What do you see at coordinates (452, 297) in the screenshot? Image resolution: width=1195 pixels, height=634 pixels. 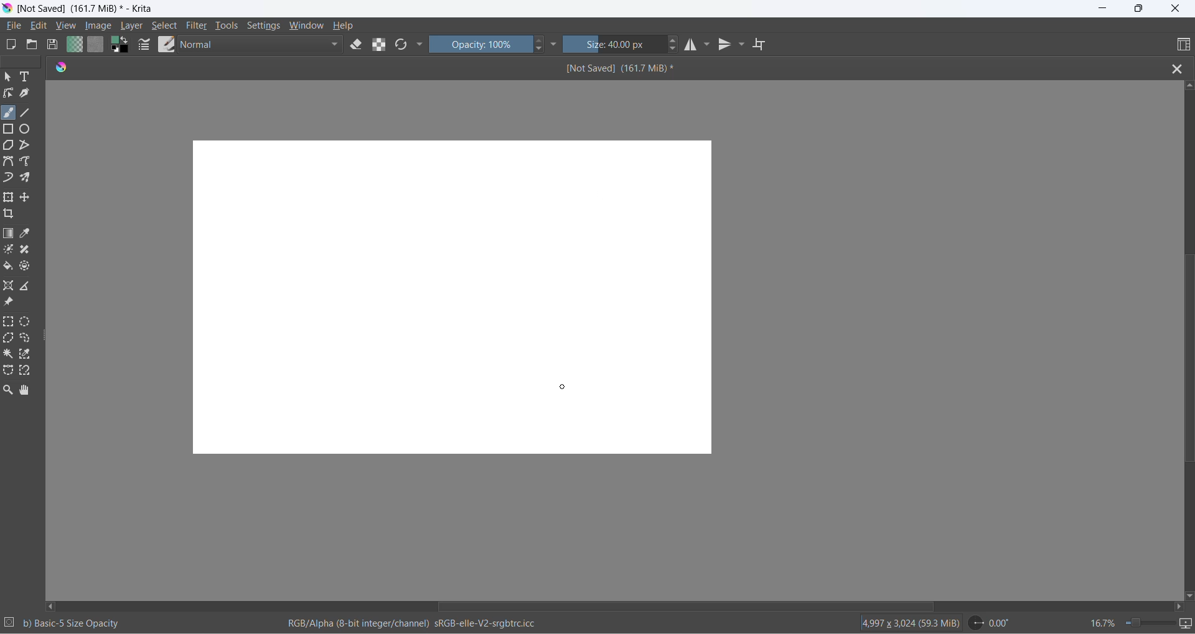 I see `canvas ` at bounding box center [452, 297].